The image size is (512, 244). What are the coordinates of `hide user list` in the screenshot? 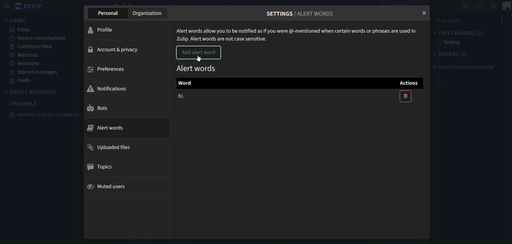 It's located at (466, 6).